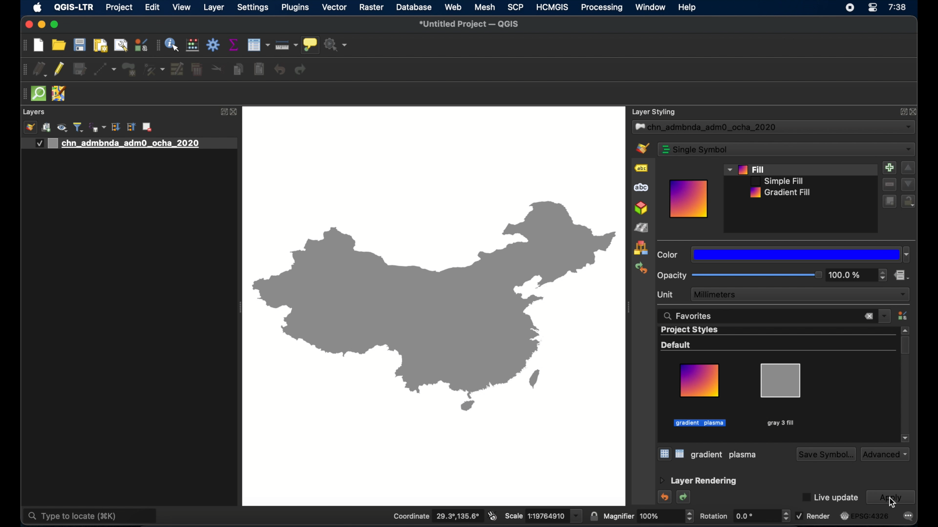 The height and width of the screenshot is (527, 938). What do you see at coordinates (777, 181) in the screenshot?
I see `simple fill` at bounding box center [777, 181].